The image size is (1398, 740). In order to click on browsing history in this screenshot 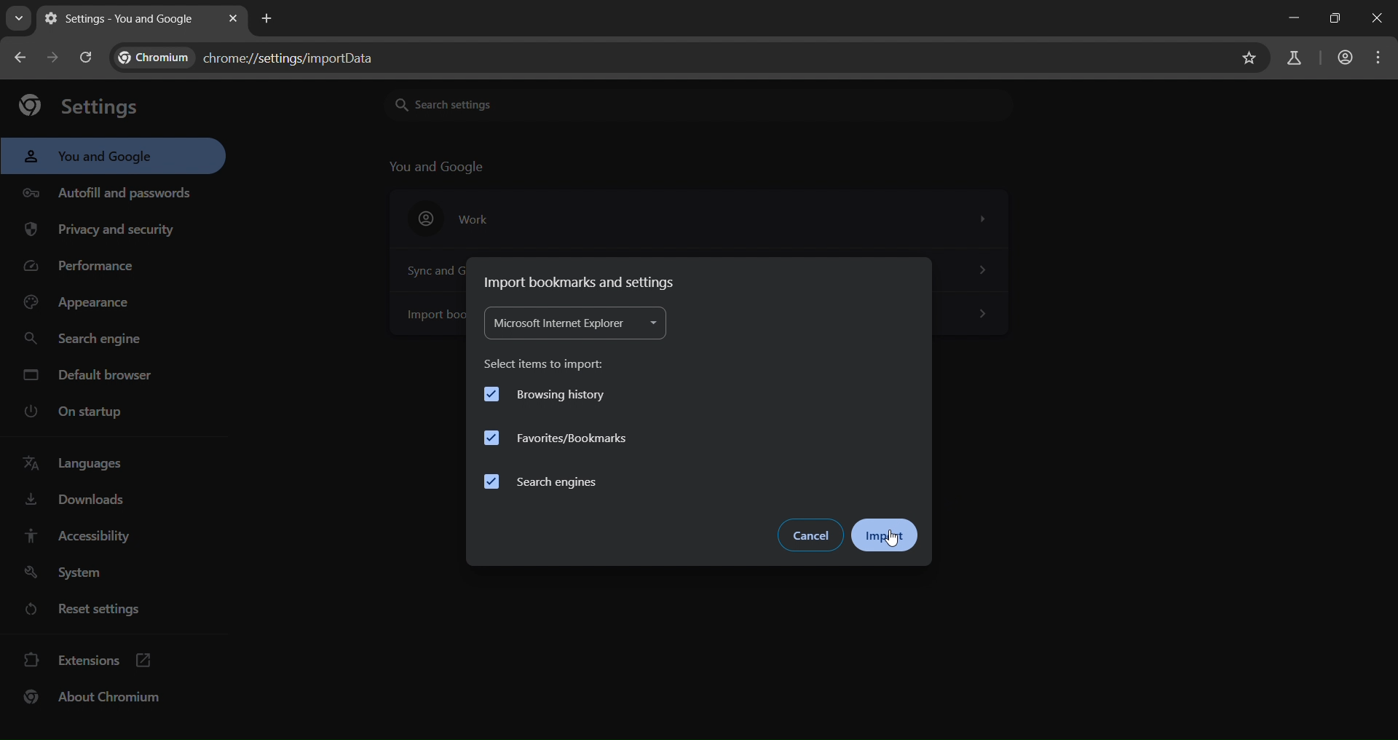, I will do `click(542, 393)`.